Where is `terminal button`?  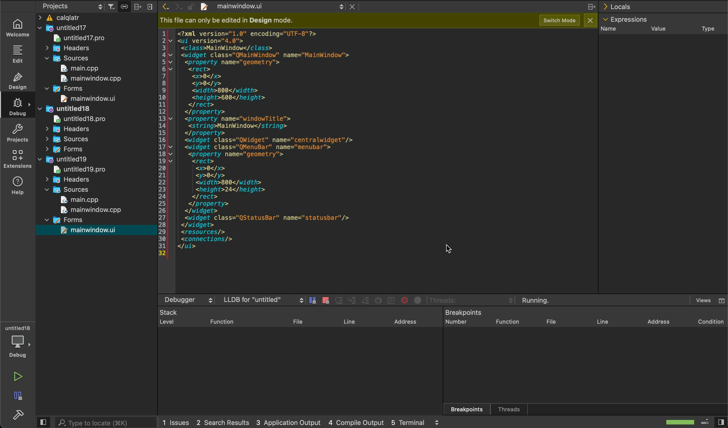
terminal button is located at coordinates (404, 299).